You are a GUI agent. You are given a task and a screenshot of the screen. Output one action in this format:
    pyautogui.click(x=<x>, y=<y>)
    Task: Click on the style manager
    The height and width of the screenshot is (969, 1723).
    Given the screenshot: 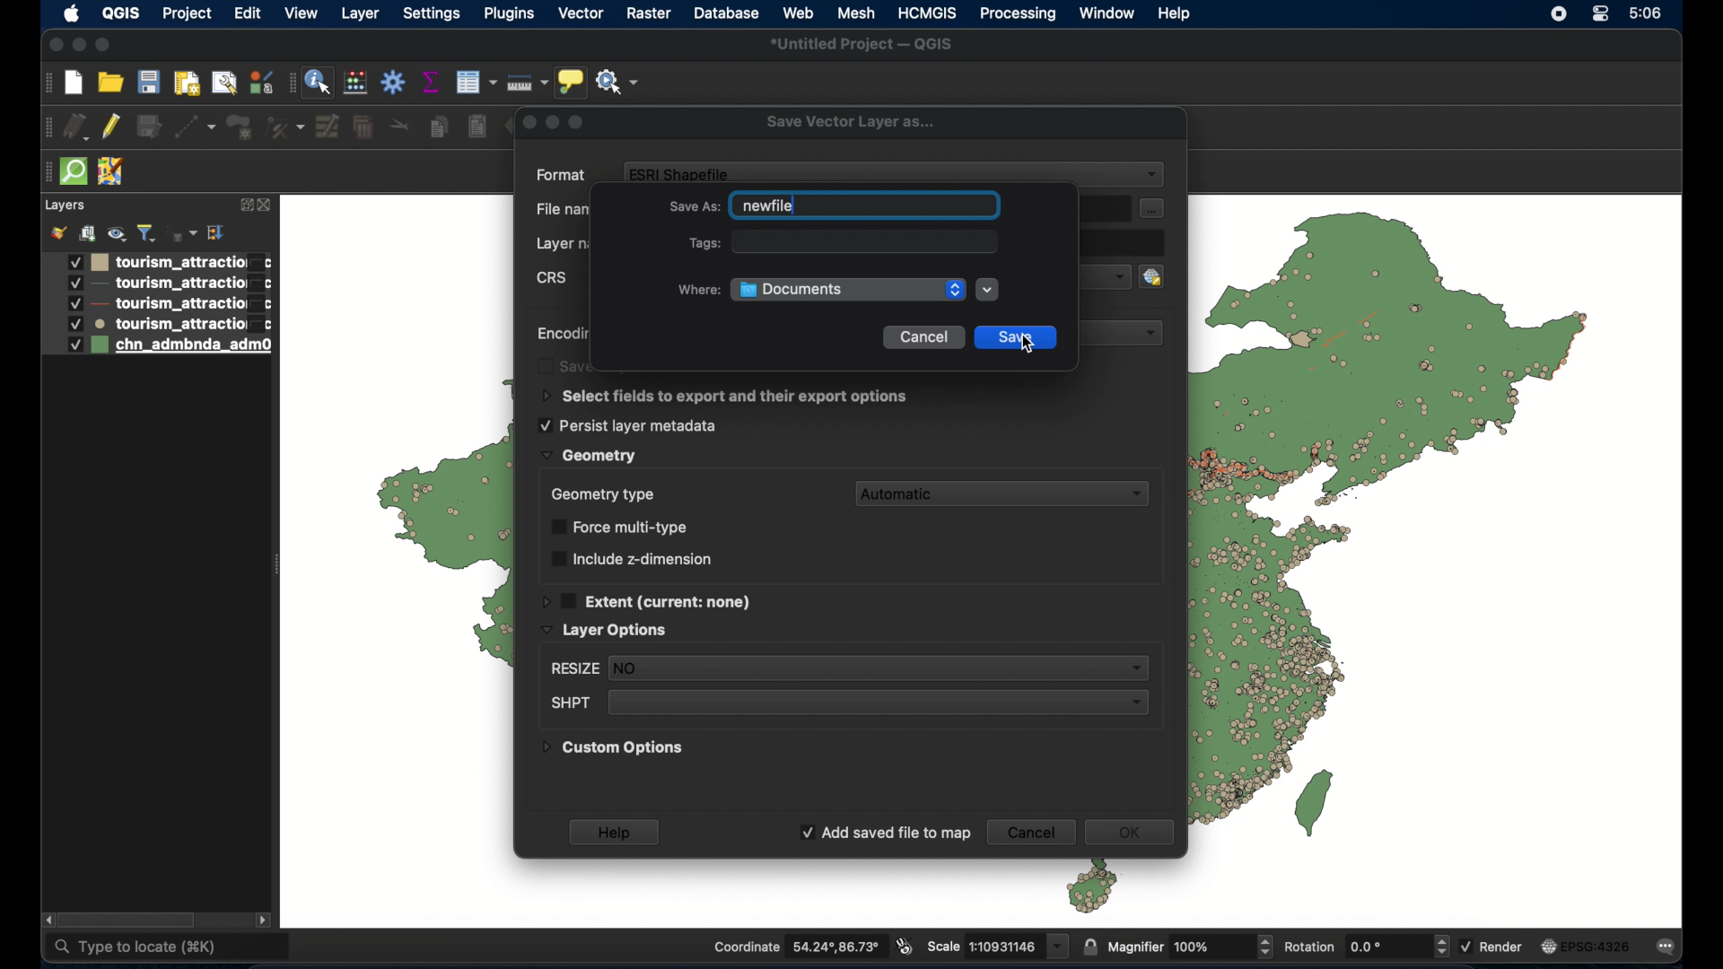 What is the action you would take?
    pyautogui.click(x=259, y=81)
    